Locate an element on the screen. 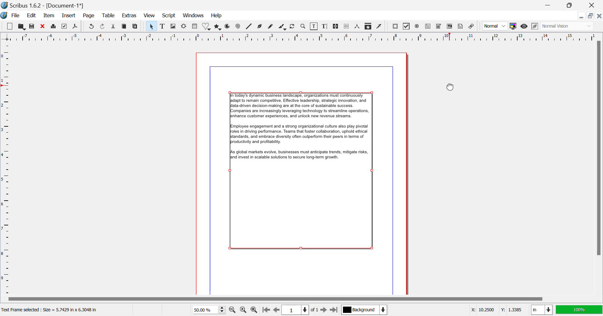 This screenshot has height=316, width=603. Minimize is located at coordinates (571, 5).